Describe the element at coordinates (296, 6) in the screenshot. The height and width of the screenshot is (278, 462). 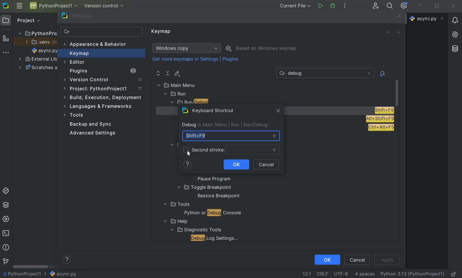
I see `current file` at that location.